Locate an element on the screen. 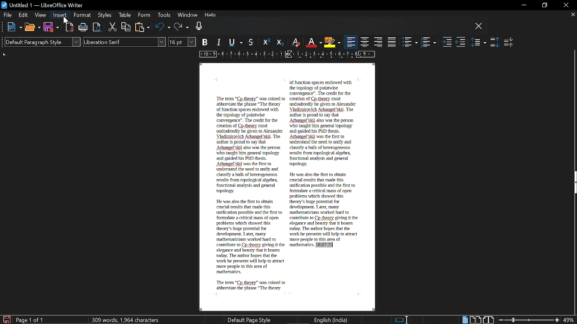 The height and width of the screenshot is (324, 577). Double page view is located at coordinates (476, 319).